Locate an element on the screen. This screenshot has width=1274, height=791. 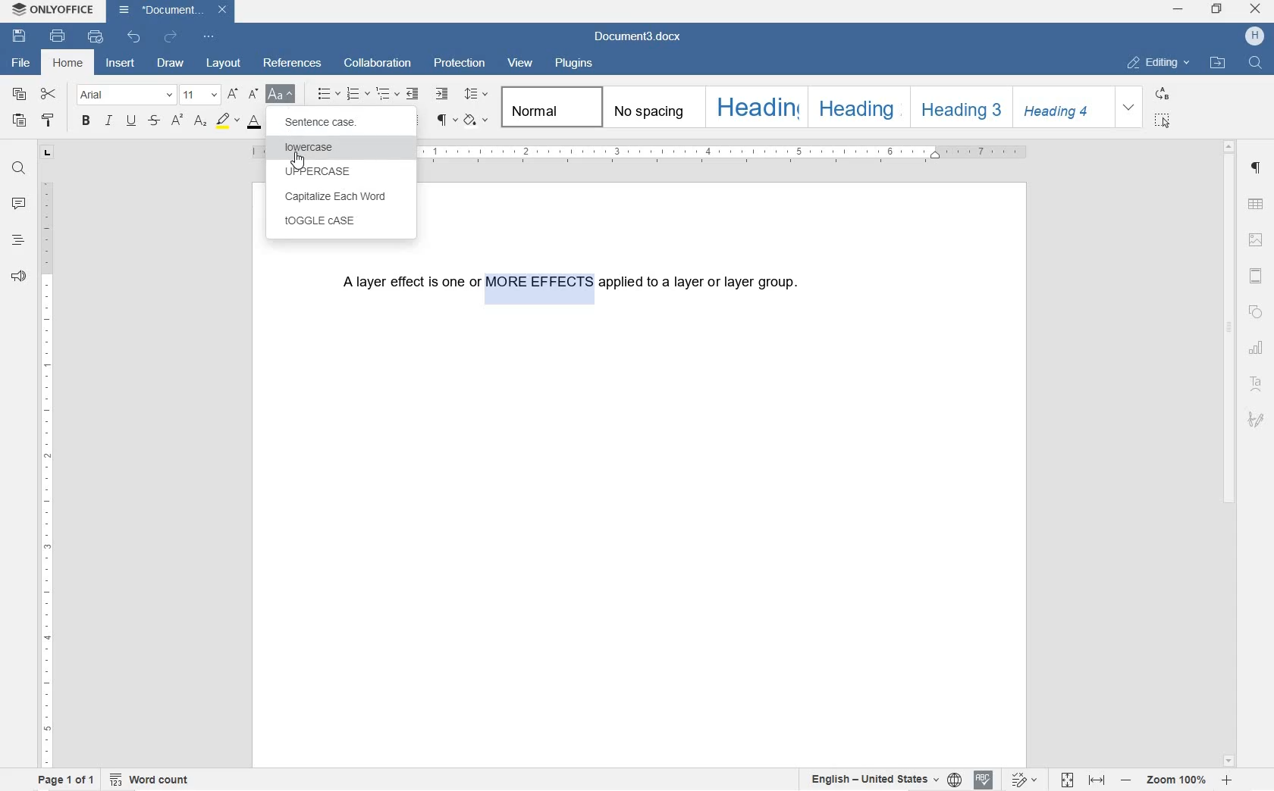
MULTILEVEL LISTS is located at coordinates (389, 95).